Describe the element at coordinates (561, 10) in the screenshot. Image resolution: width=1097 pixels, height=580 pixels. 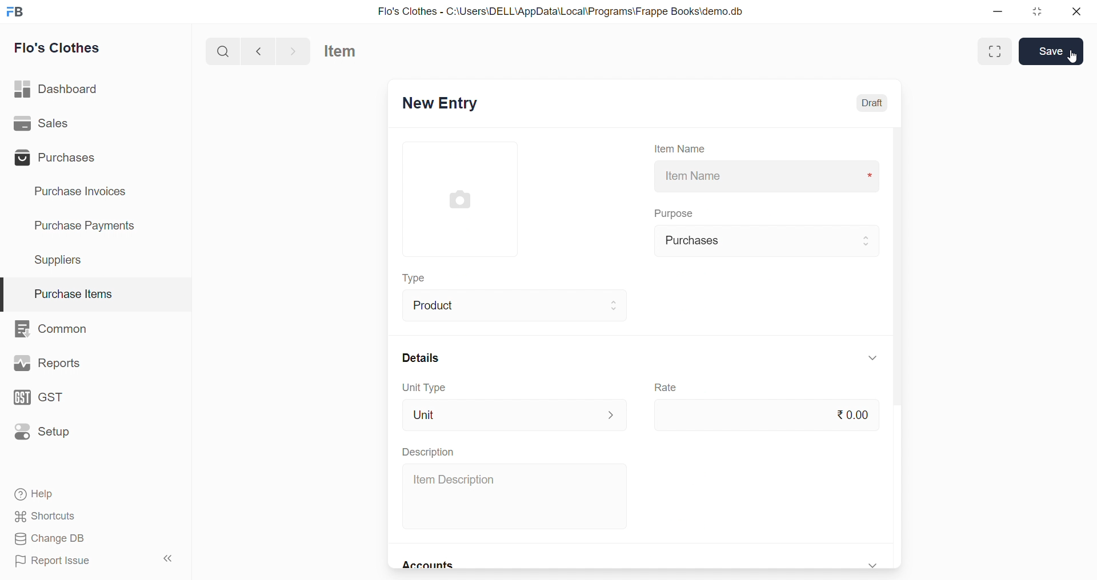
I see `Flo's Clothes - C:\Users\DELL\AppData\Local\Programs\Frappe Books\demo.db` at that location.